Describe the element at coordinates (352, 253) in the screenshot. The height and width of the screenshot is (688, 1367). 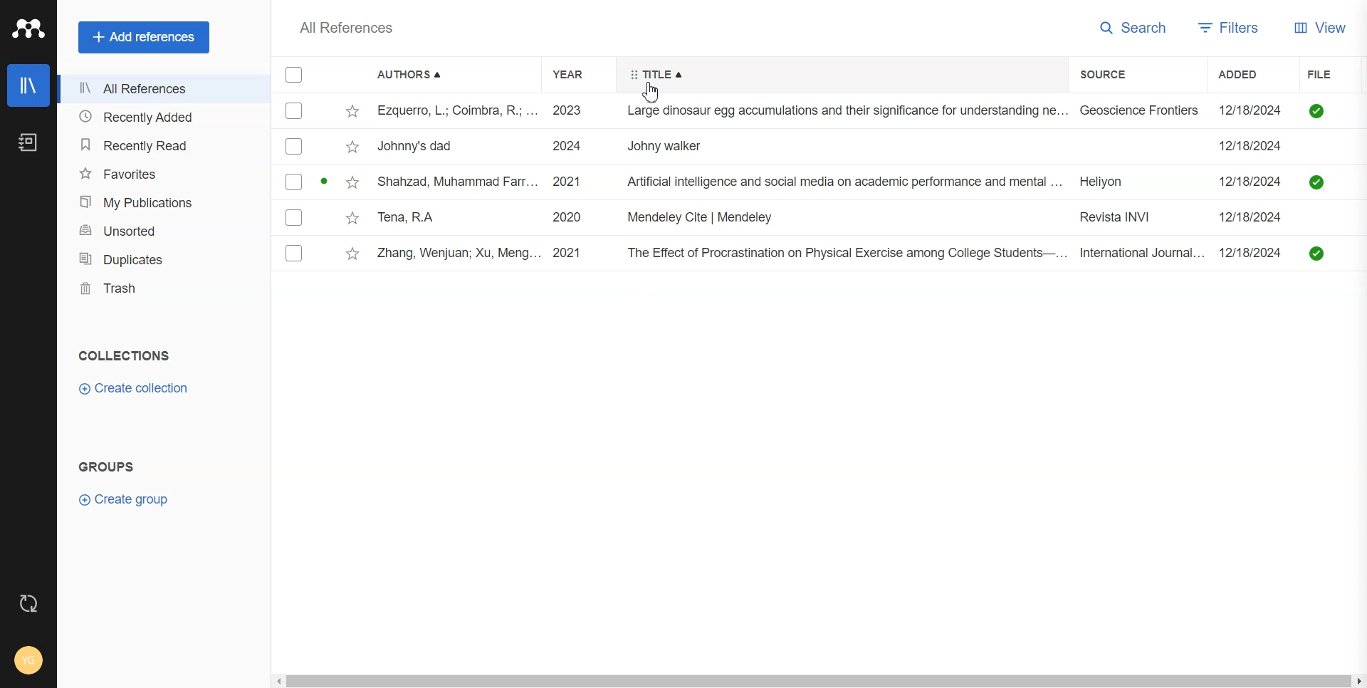
I see `mark as star` at that location.